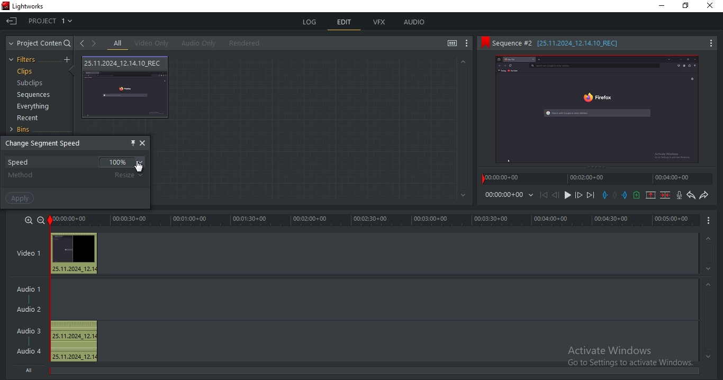  I want to click on close, so click(712, 6).